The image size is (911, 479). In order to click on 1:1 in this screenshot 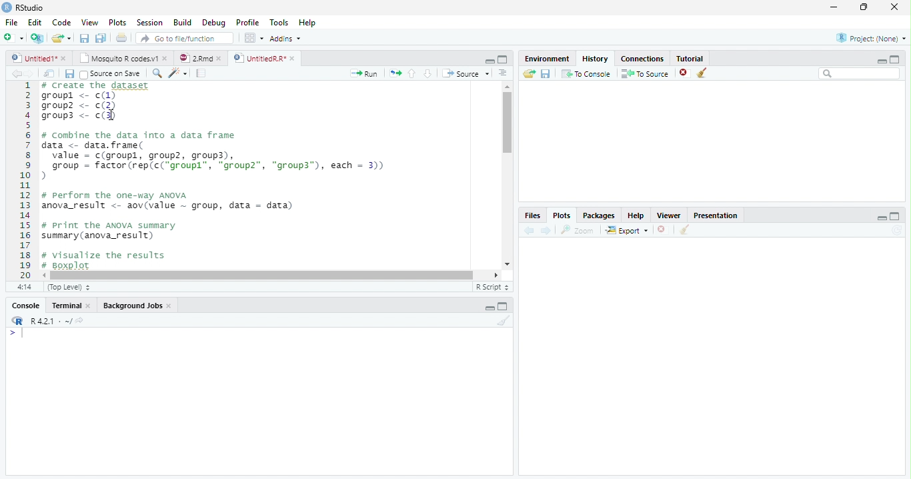, I will do `click(23, 287)`.